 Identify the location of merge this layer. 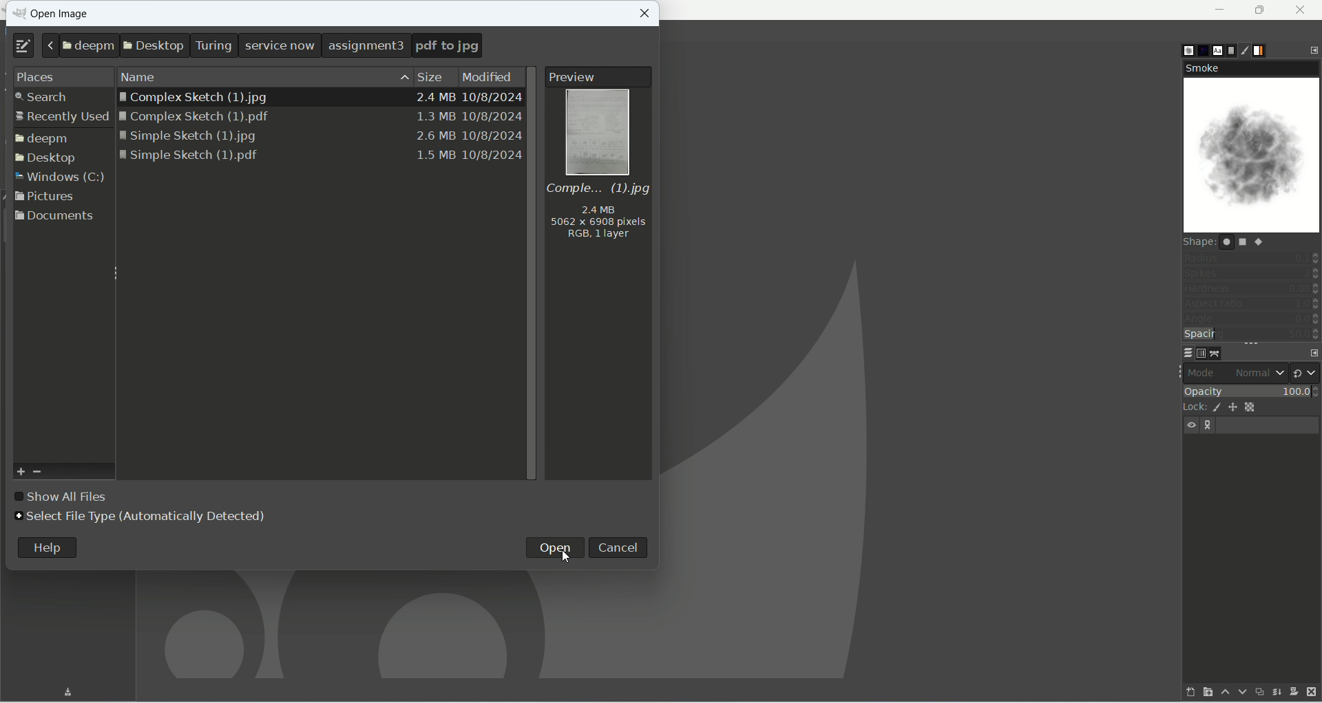
(1277, 693).